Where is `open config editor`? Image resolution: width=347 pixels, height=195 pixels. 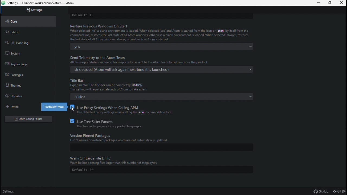 open config editor is located at coordinates (28, 119).